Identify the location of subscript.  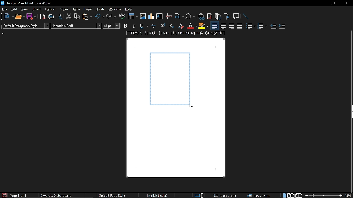
(172, 26).